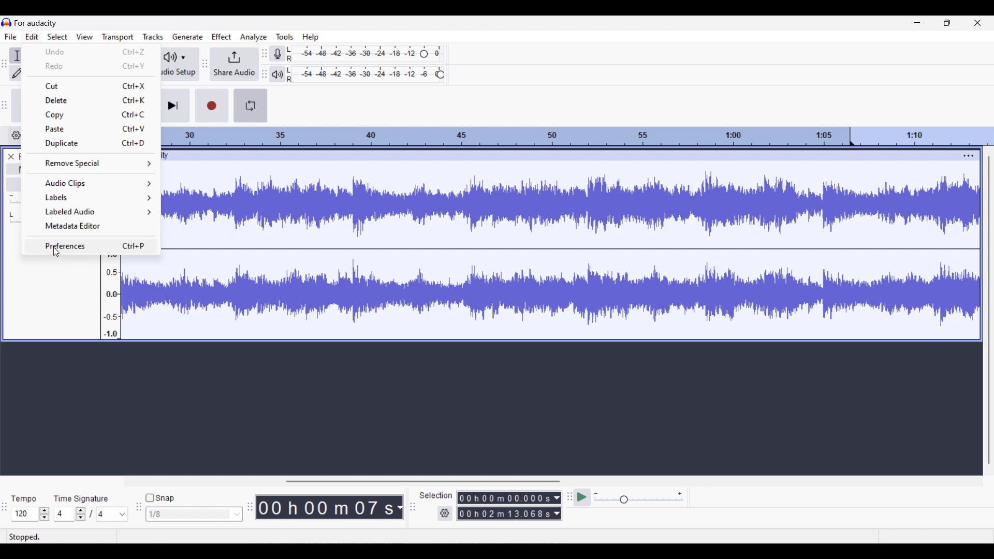  Describe the element at coordinates (194, 513) in the screenshot. I see `1/8` at that location.